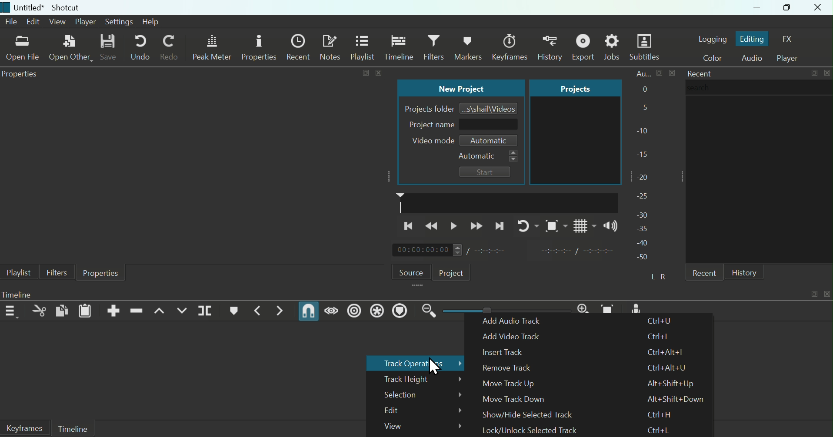 The height and width of the screenshot is (437, 833). What do you see at coordinates (70, 48) in the screenshot?
I see `Open Other` at bounding box center [70, 48].